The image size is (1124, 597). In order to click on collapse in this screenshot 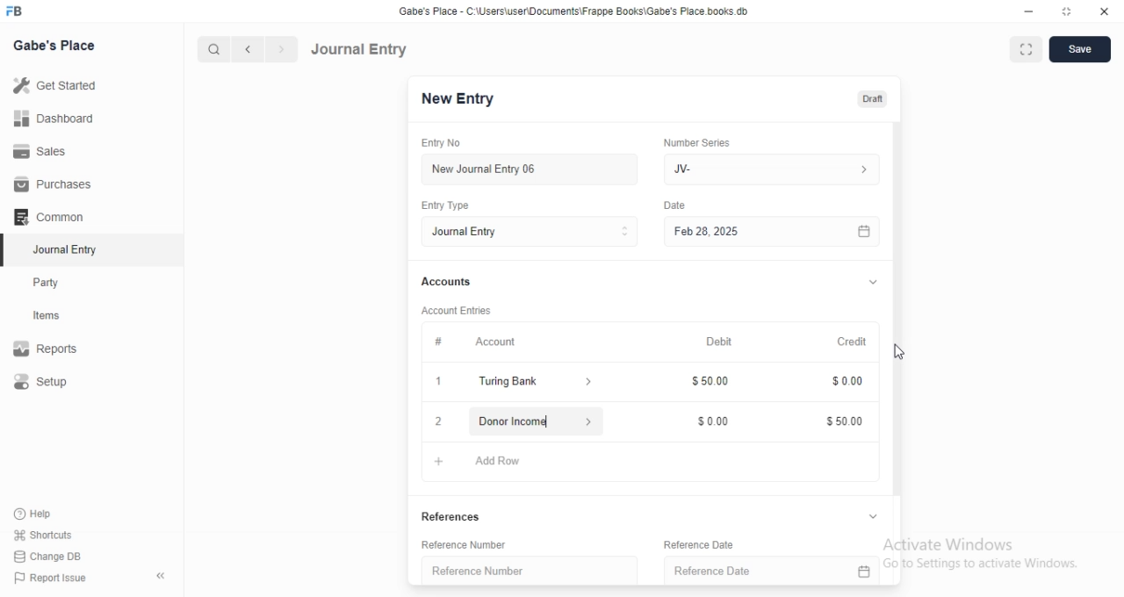, I will do `click(874, 516)`.